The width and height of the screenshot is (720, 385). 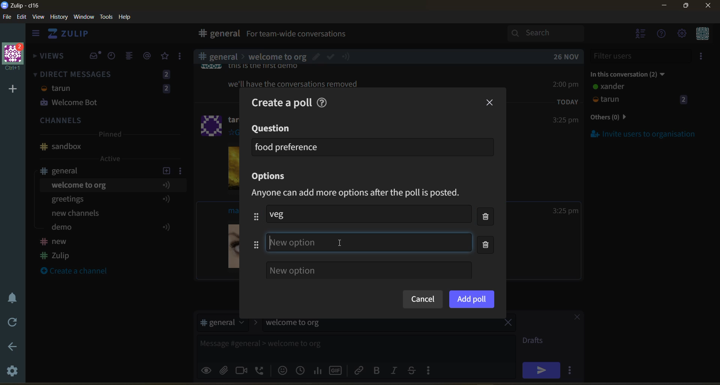 What do you see at coordinates (56, 250) in the screenshot?
I see `Channel names` at bounding box center [56, 250].